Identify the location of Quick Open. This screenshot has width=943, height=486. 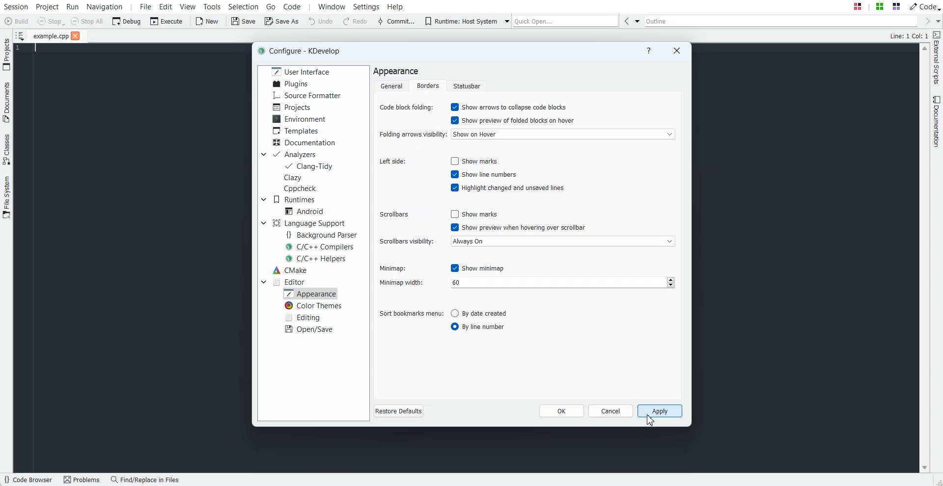
(566, 21).